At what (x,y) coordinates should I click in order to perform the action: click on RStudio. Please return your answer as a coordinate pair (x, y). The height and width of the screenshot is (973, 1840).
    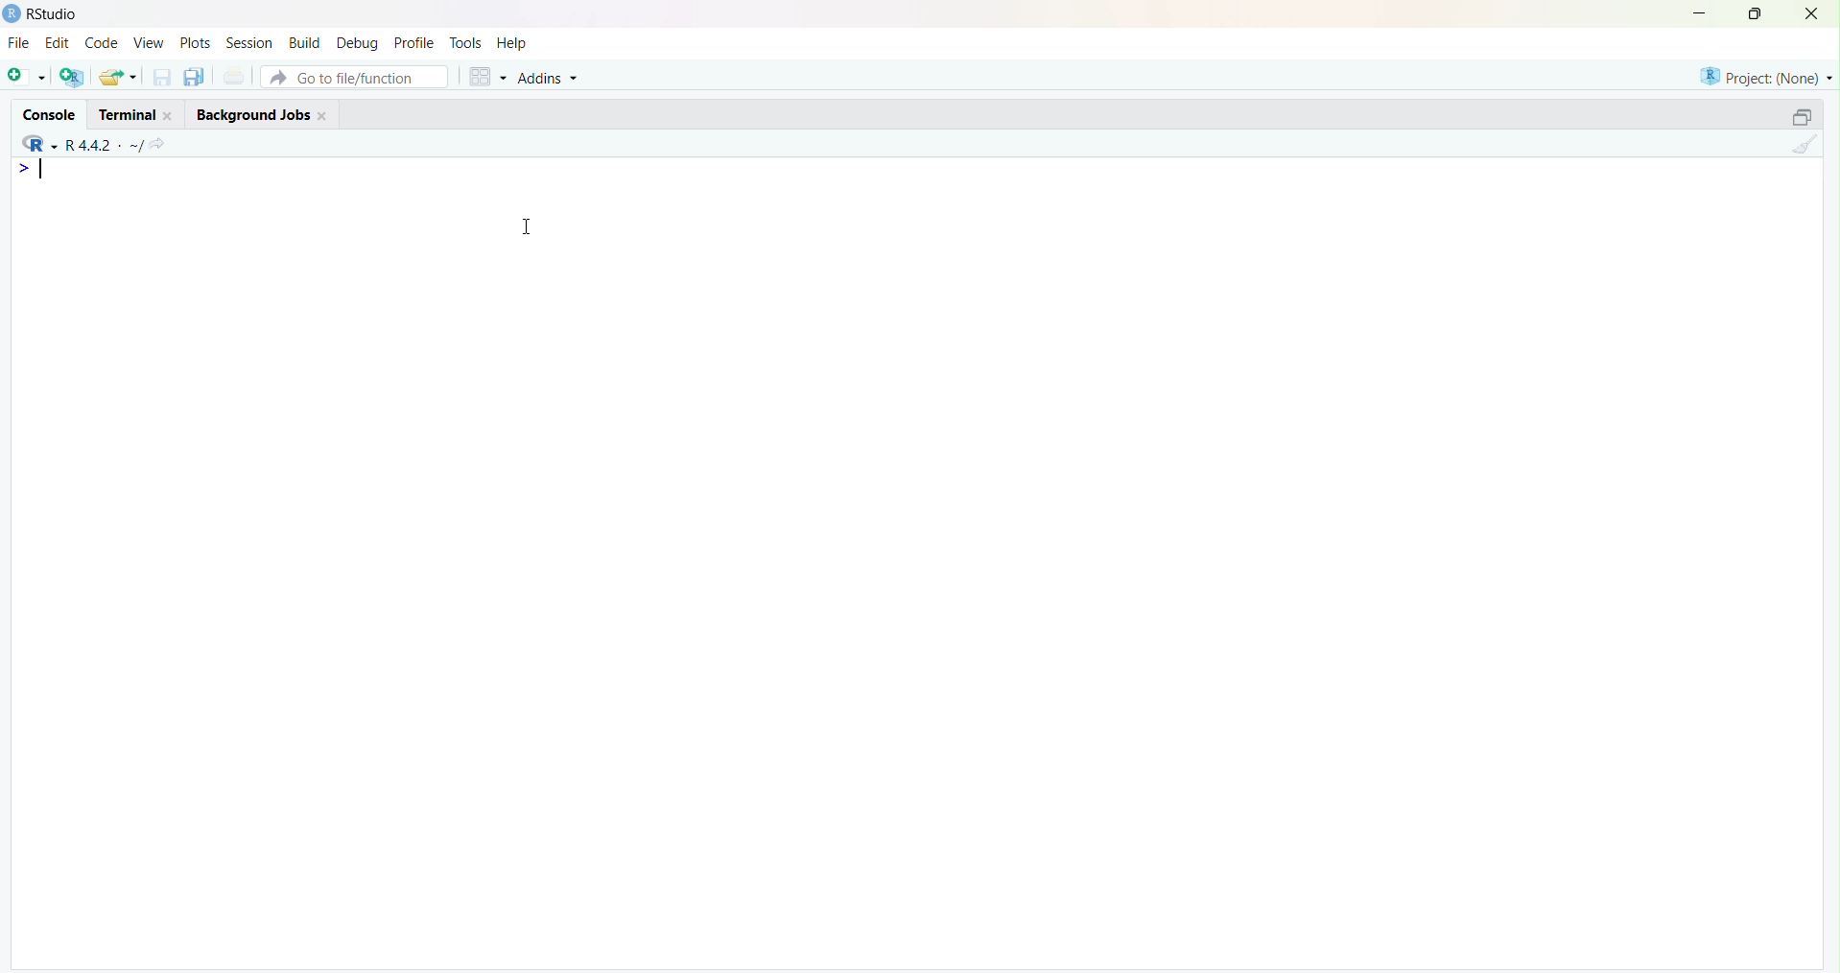
    Looking at the image, I should click on (45, 13).